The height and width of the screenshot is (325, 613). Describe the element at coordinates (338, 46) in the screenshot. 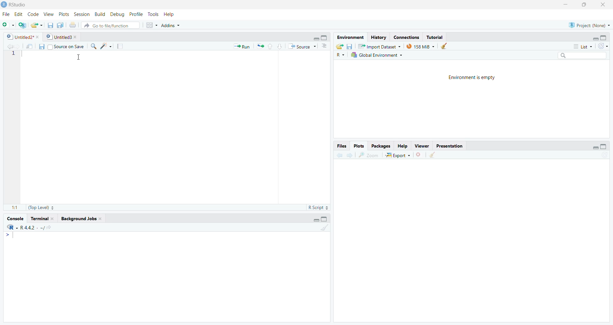

I see `` at that location.